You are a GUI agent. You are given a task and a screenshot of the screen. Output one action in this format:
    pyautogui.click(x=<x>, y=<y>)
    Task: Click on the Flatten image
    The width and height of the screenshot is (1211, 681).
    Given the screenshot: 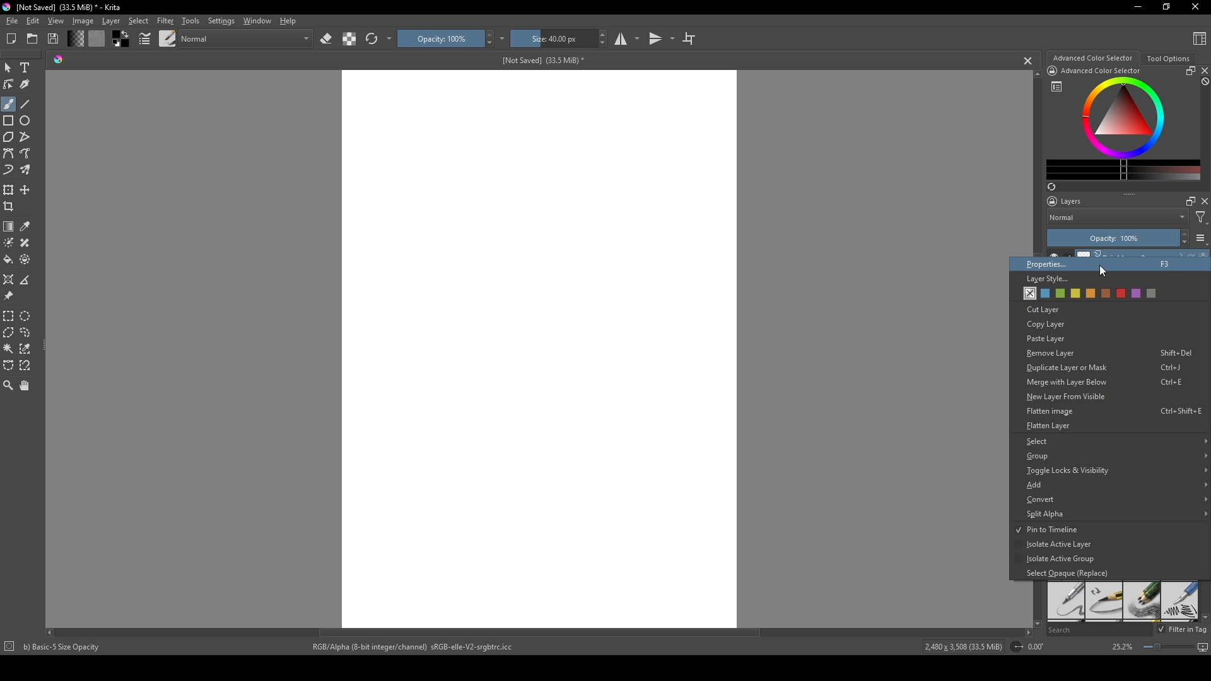 What is the action you would take?
    pyautogui.click(x=1114, y=412)
    